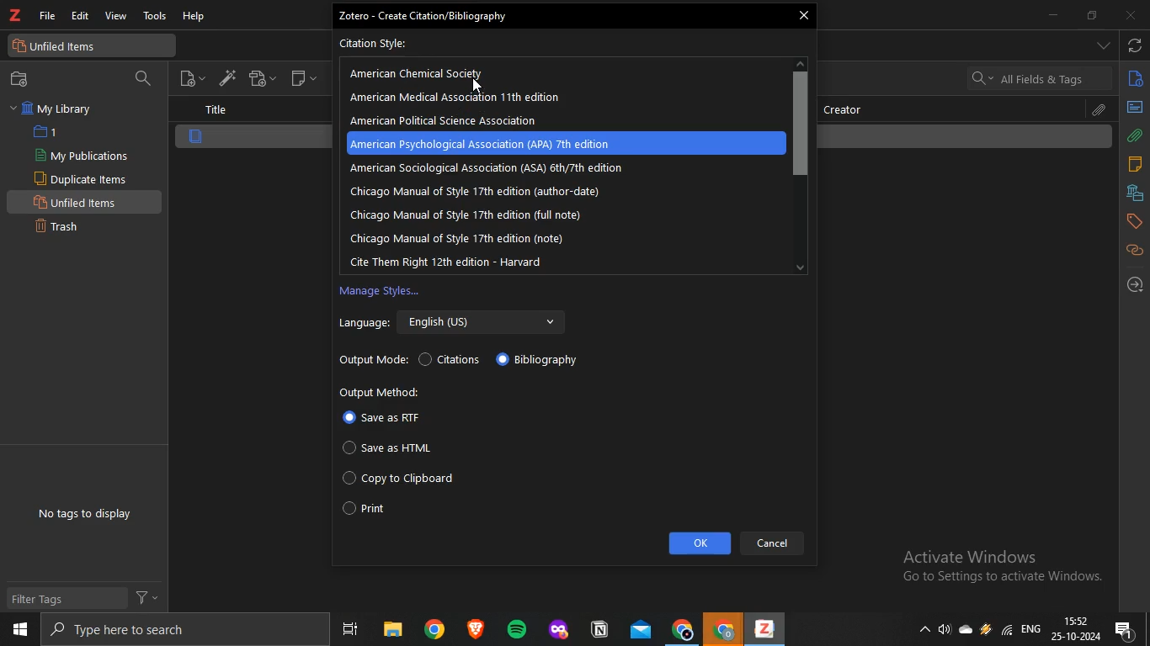 The image size is (1150, 646). Describe the element at coordinates (54, 109) in the screenshot. I see `My Library` at that location.